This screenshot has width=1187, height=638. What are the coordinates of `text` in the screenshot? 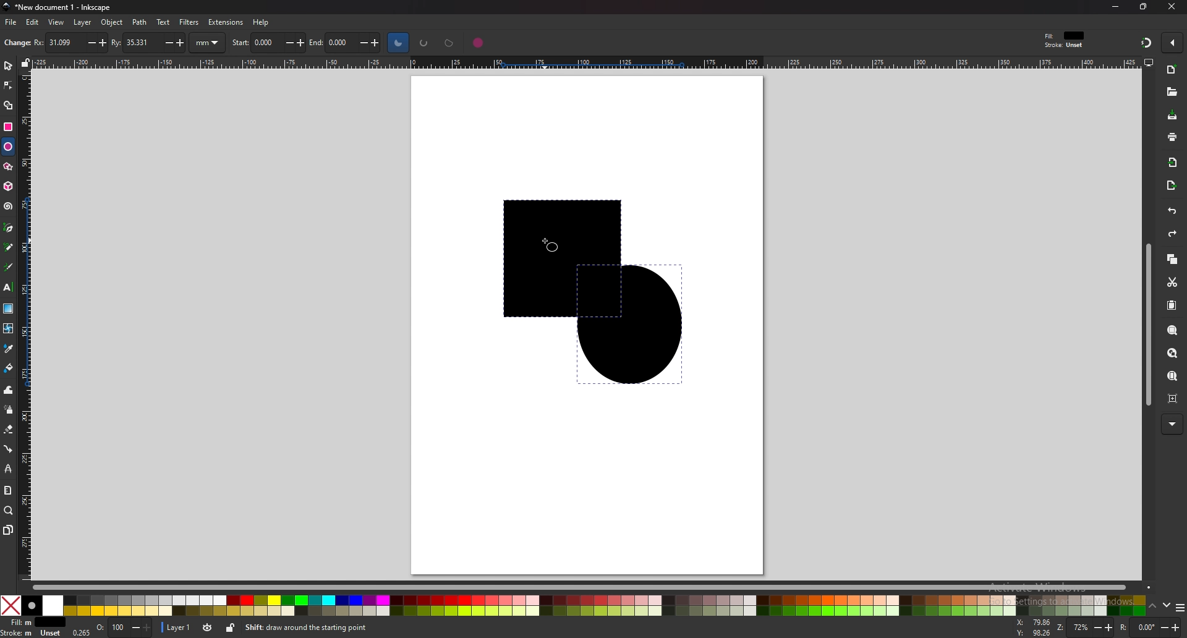 It's located at (163, 22).